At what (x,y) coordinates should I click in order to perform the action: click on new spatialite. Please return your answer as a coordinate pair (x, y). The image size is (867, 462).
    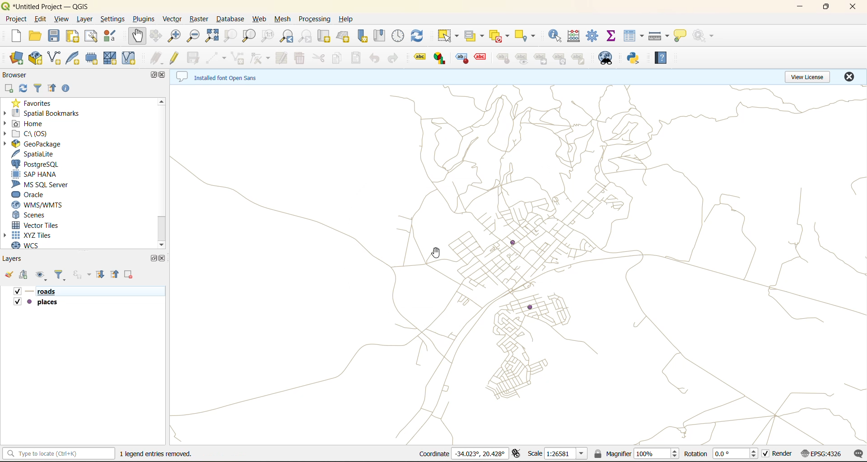
    Looking at the image, I should click on (76, 58).